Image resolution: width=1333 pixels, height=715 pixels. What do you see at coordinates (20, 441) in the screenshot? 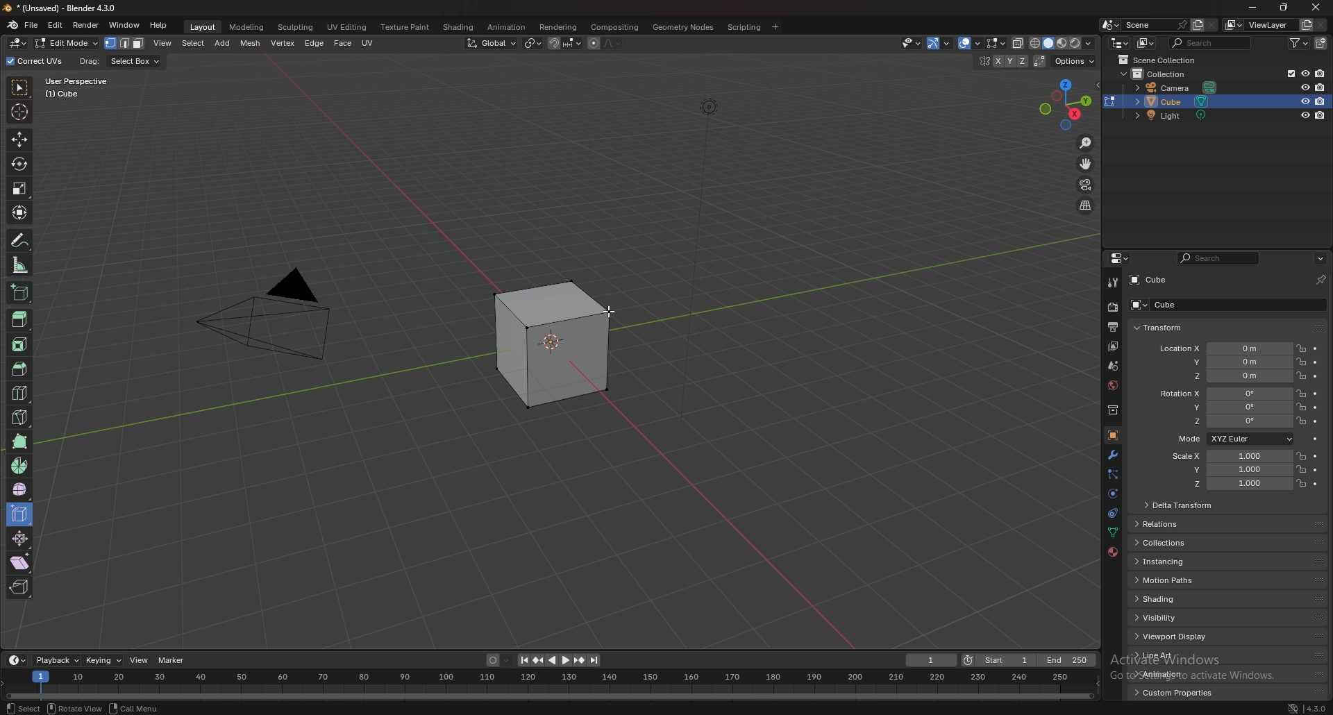
I see `poly build` at bounding box center [20, 441].